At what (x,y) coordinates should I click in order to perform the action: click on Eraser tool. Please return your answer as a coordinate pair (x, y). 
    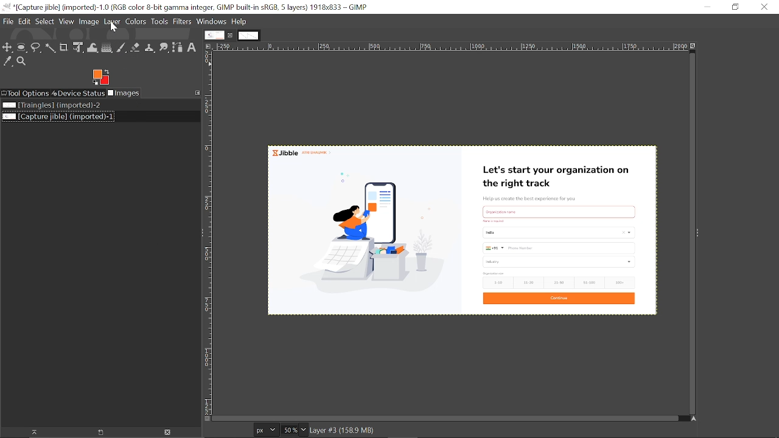
    Looking at the image, I should click on (136, 47).